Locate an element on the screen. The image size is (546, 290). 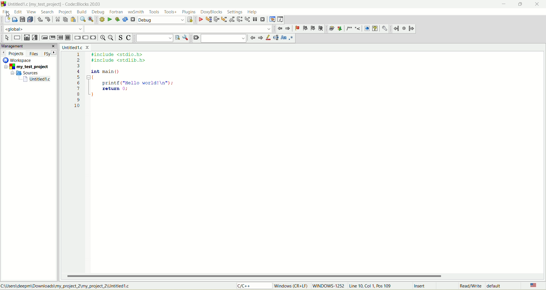
return instruction is located at coordinates (94, 38).